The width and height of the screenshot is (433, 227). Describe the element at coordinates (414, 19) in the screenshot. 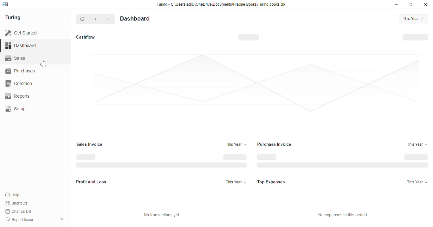

I see `This Year` at that location.